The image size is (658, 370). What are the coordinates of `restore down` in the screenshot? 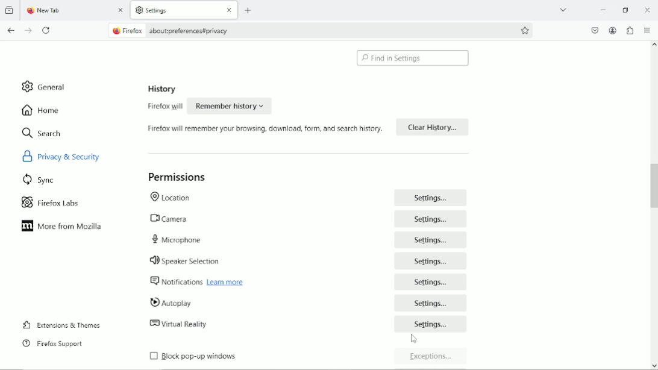 It's located at (625, 8).